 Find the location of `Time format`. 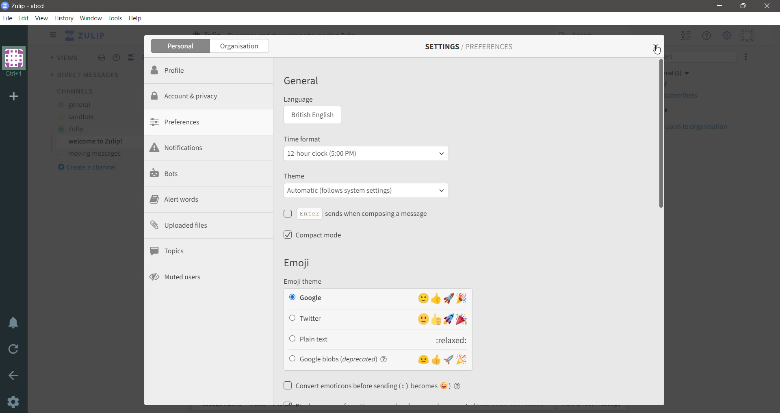

Time format is located at coordinates (310, 139).